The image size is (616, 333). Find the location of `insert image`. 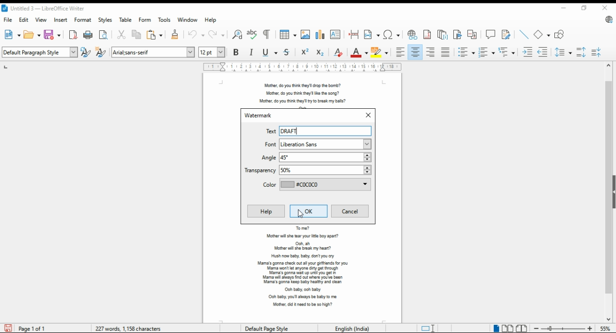

insert image is located at coordinates (306, 34).